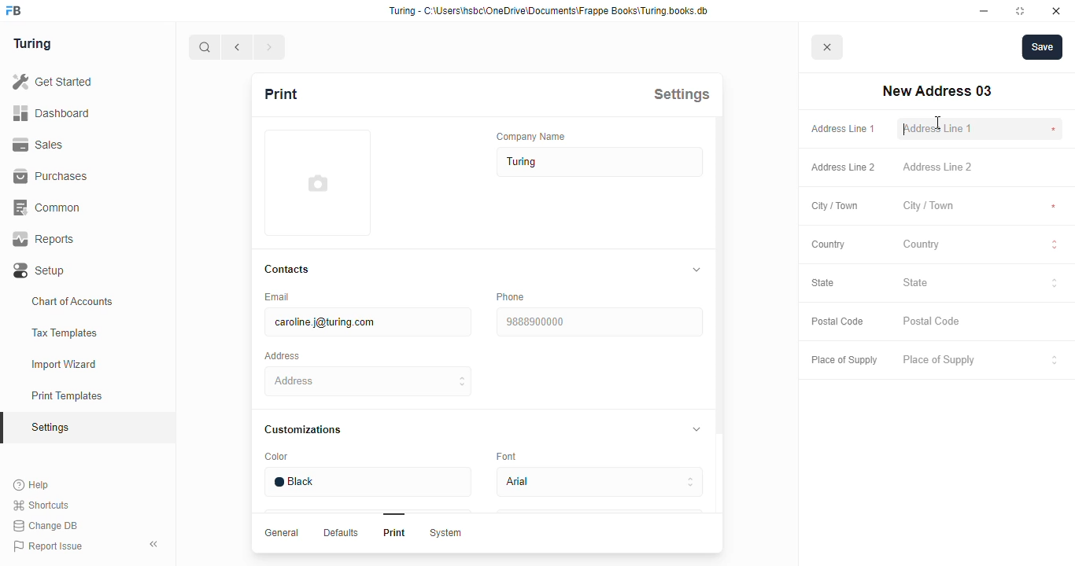 Image resolution: width=1075 pixels, height=566 pixels. I want to click on reports, so click(44, 239).